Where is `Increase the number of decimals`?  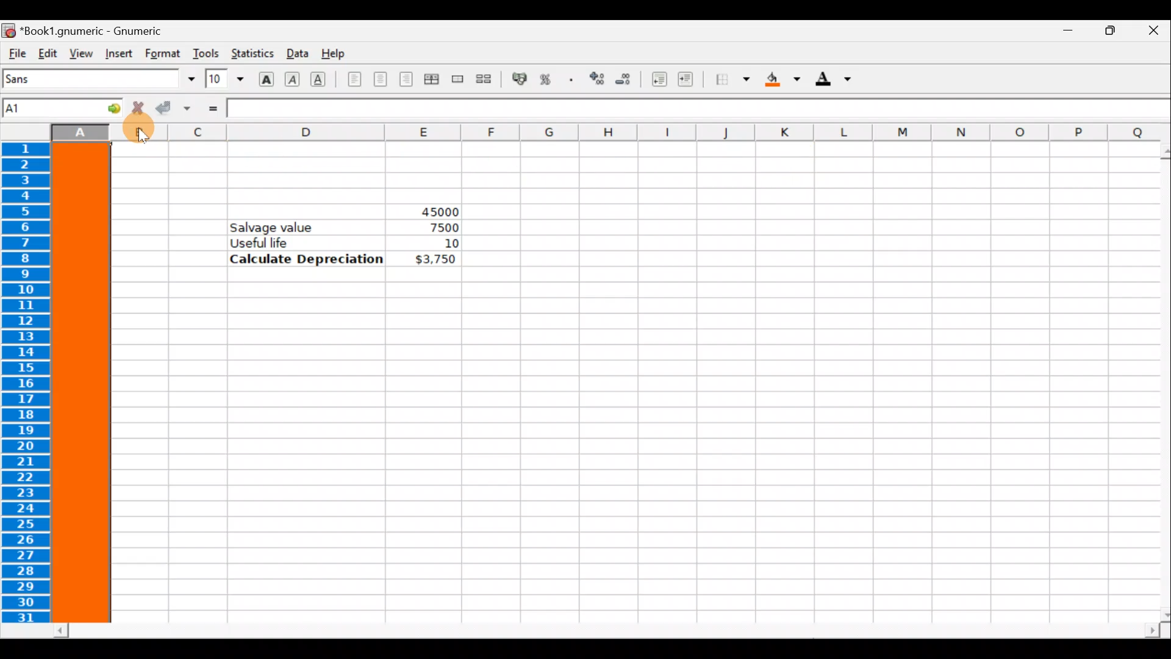
Increase the number of decimals is located at coordinates (596, 79).